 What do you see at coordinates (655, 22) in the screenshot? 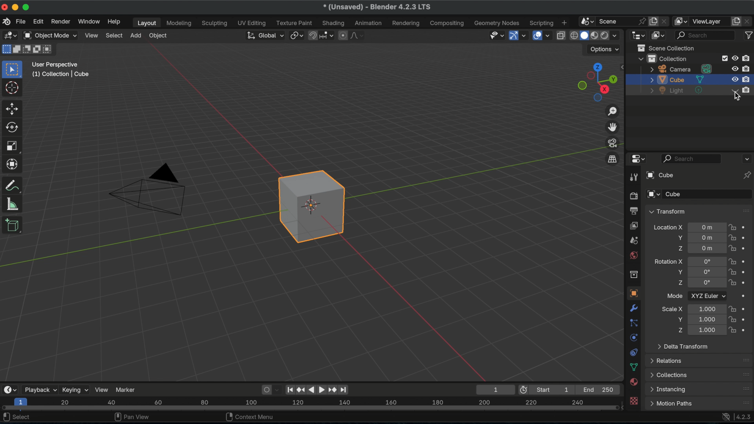
I see `new scene` at bounding box center [655, 22].